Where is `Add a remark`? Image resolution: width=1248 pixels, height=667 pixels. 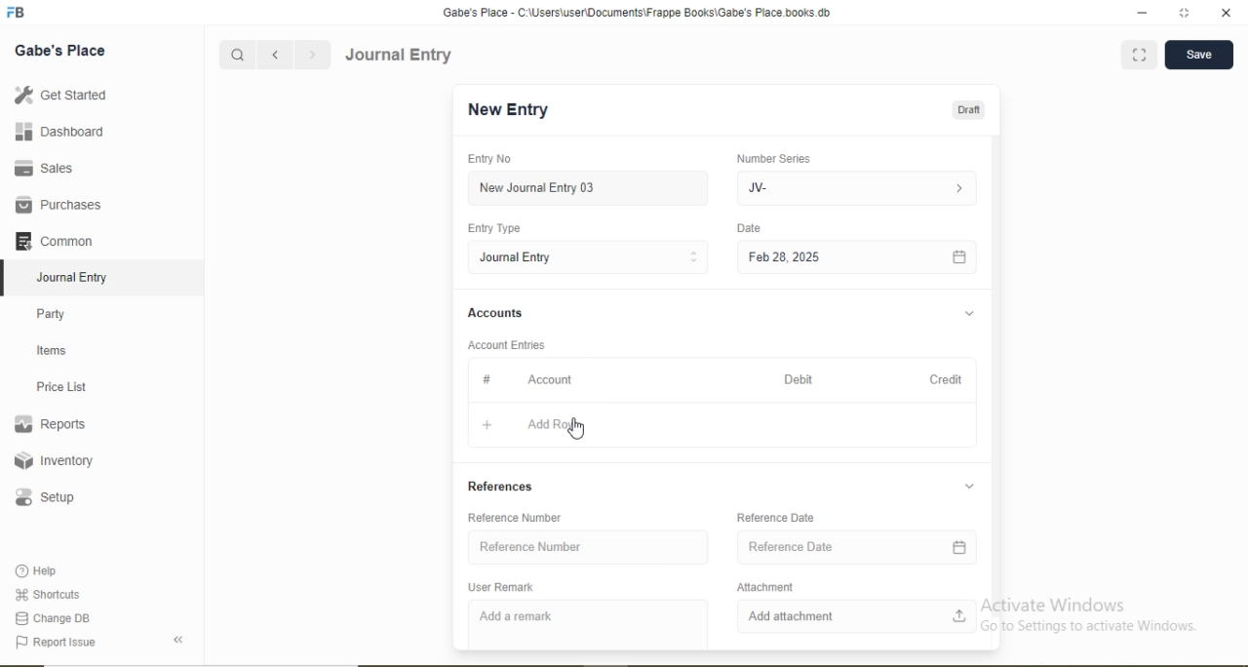 Add a remark is located at coordinates (515, 616).